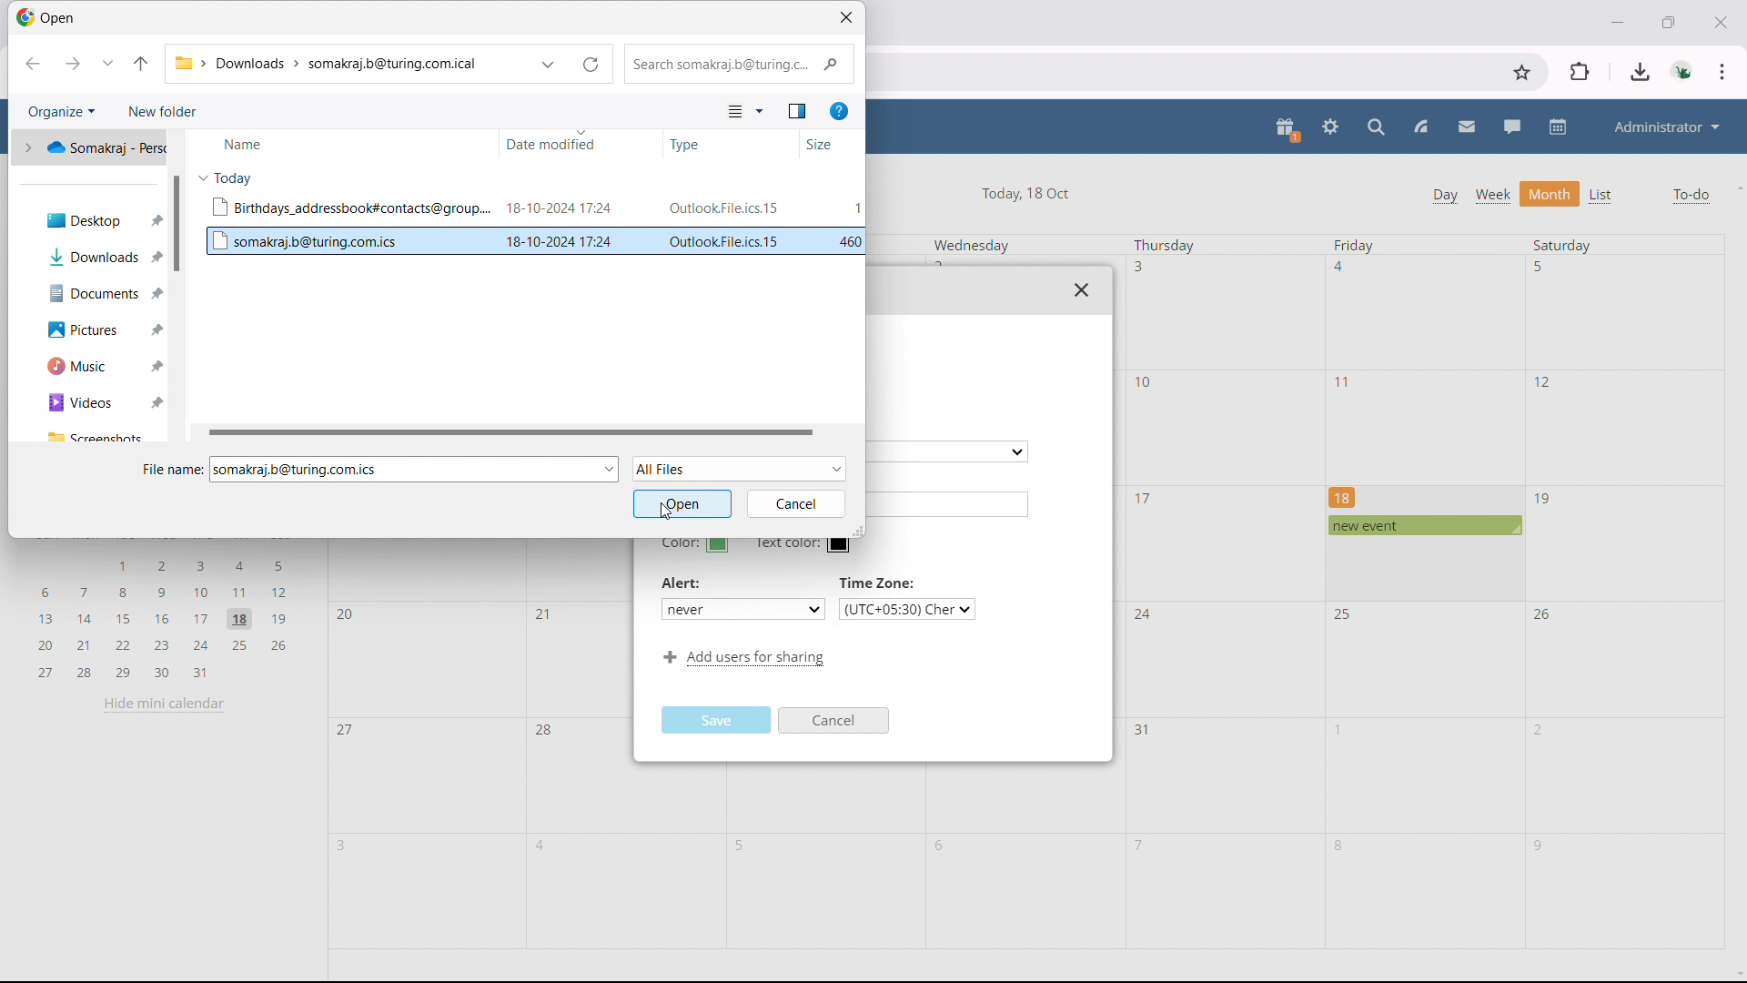  What do you see at coordinates (719, 719) in the screenshot?
I see `Save` at bounding box center [719, 719].